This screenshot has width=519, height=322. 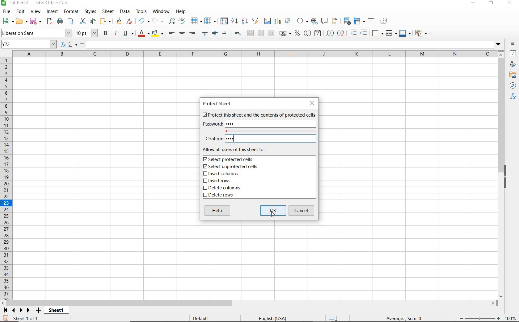 I want to click on FILE NAME, so click(x=36, y=3).